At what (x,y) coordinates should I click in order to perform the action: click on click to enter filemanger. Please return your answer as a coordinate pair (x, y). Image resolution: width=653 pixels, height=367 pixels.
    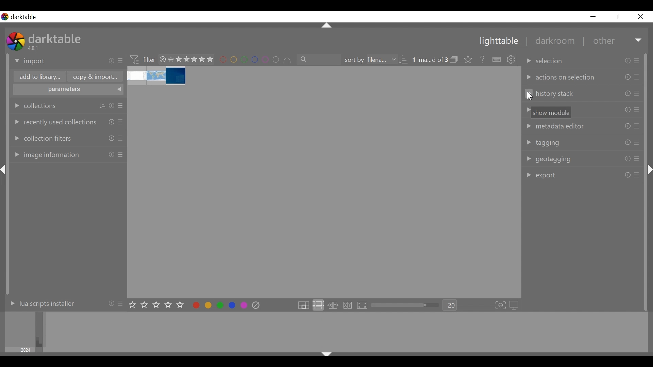
    Looking at the image, I should click on (303, 305).